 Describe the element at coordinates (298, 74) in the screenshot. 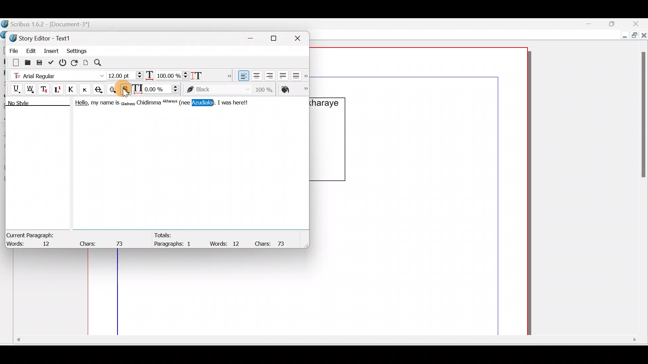

I see `Align text force justified` at that location.